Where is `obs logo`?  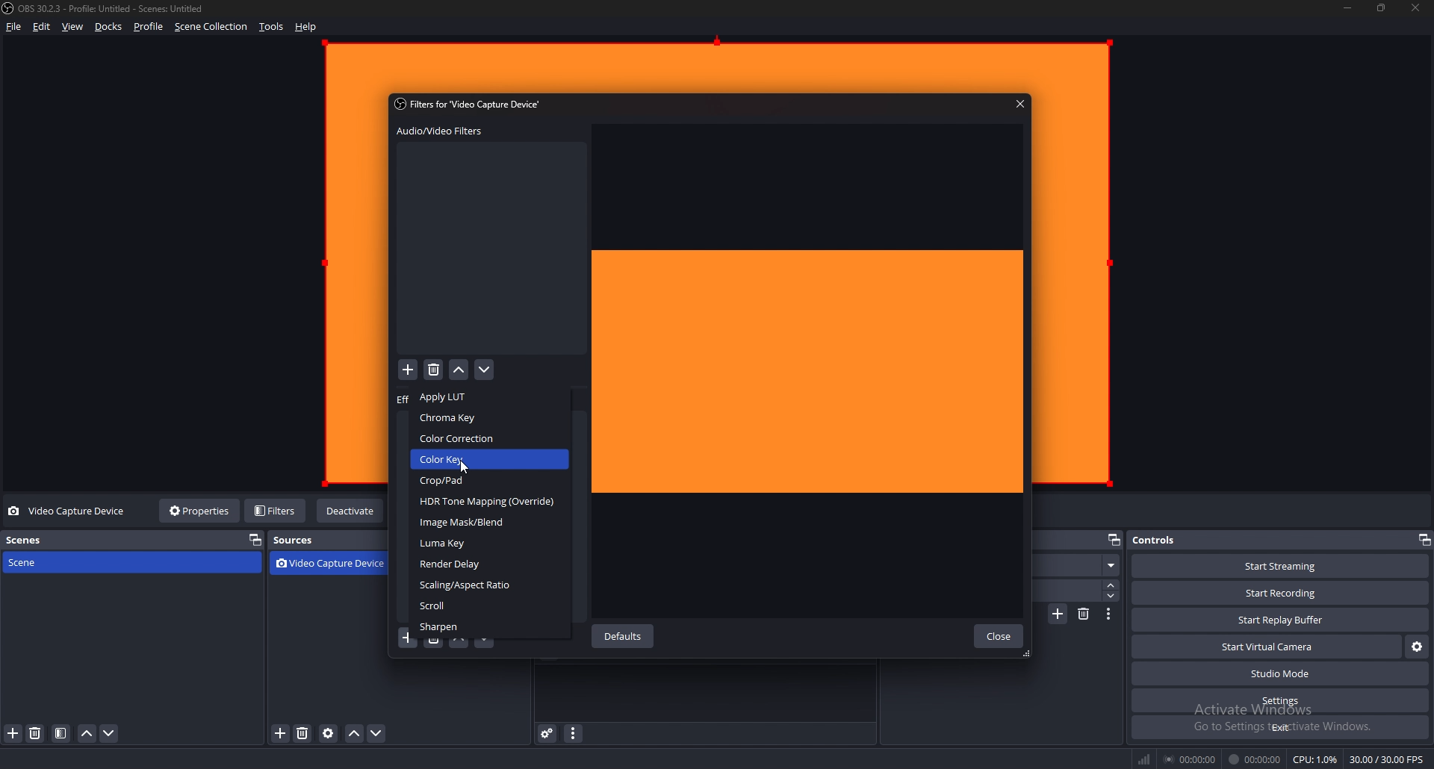 obs logo is located at coordinates (10, 10).